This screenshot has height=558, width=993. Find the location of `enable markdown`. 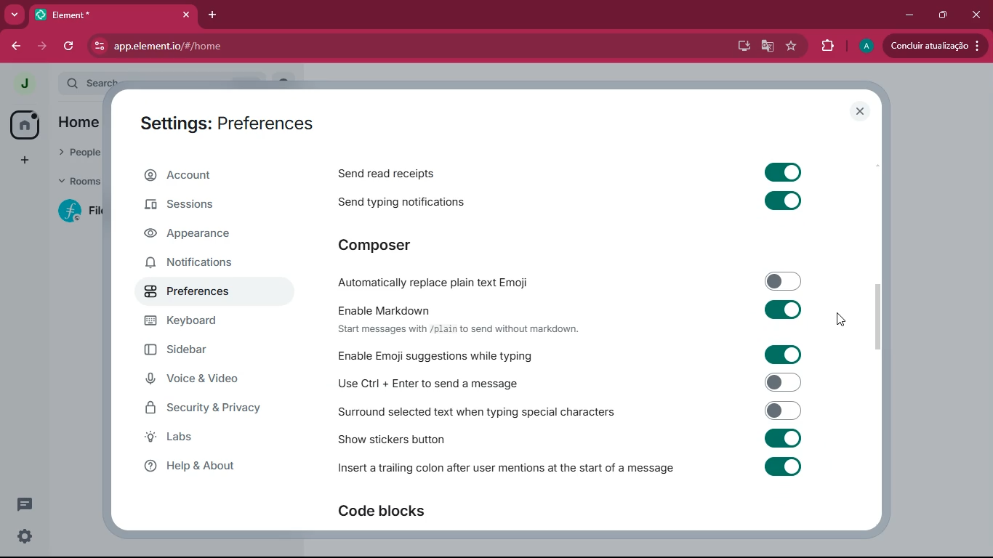

enable markdown is located at coordinates (384, 309).